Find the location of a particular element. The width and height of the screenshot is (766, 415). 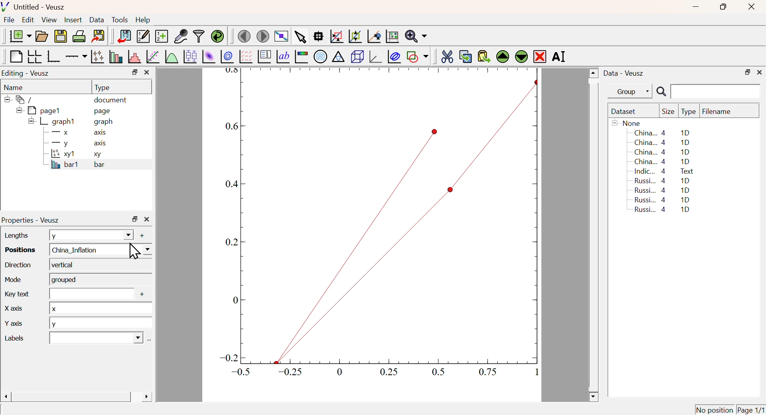

Text Label is located at coordinates (283, 57).